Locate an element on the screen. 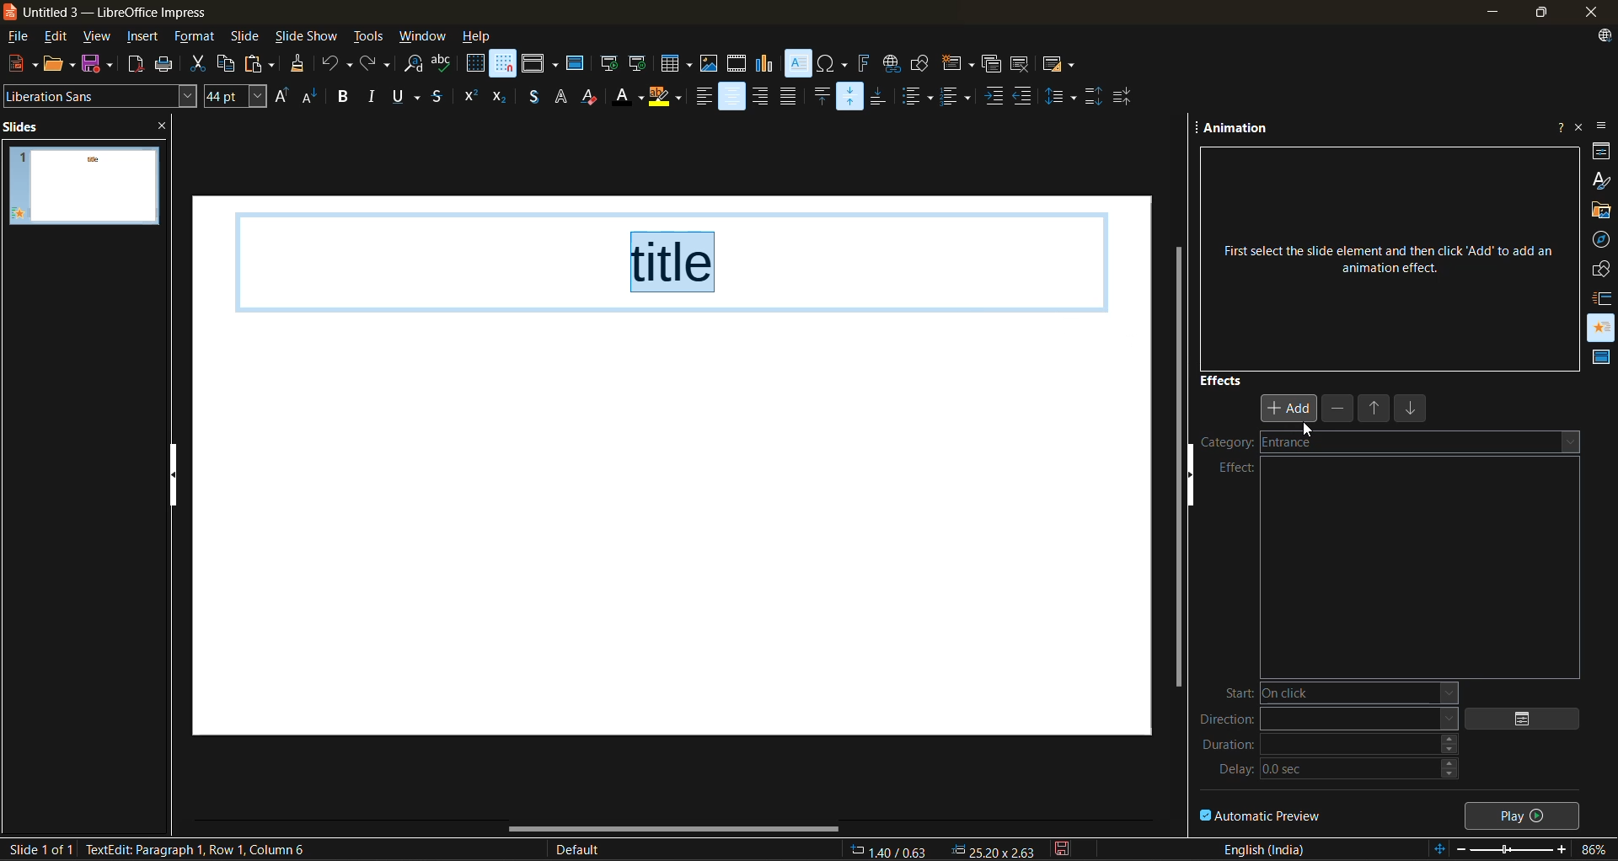 The width and height of the screenshot is (1618, 861). apply outline is located at coordinates (562, 97).